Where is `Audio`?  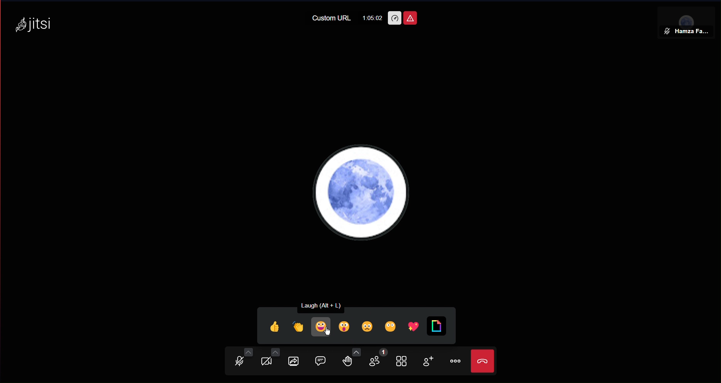
Audio is located at coordinates (239, 361).